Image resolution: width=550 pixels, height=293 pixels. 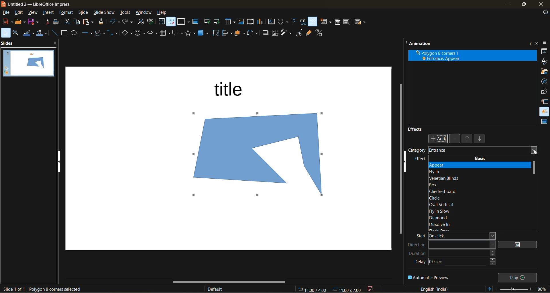 What do you see at coordinates (230, 283) in the screenshot?
I see `horizontal scroll bar` at bounding box center [230, 283].